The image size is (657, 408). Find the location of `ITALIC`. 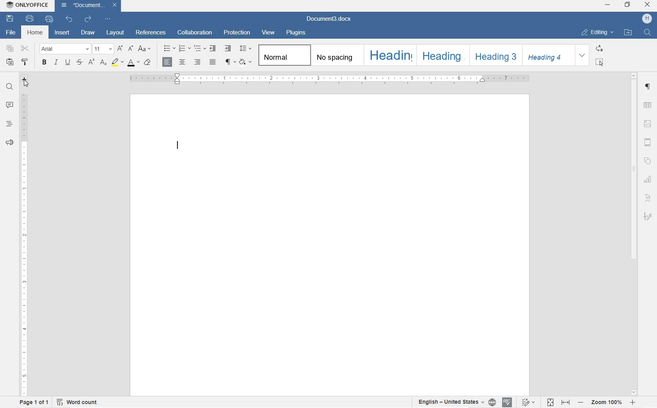

ITALIC is located at coordinates (56, 63).